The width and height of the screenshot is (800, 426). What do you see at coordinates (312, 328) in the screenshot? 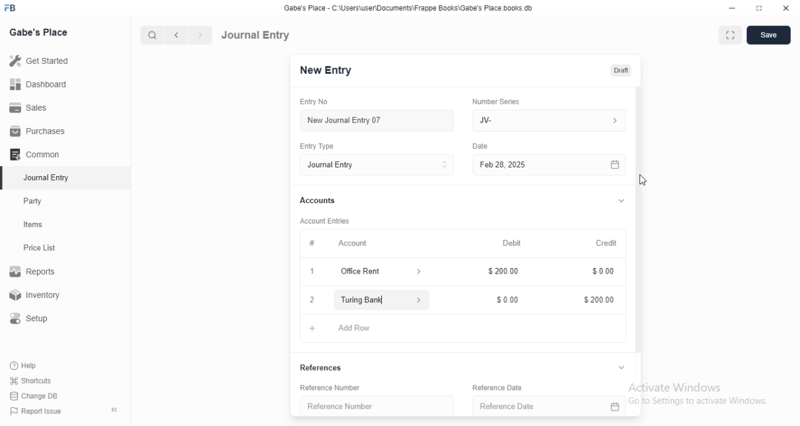
I see `+ Add row` at bounding box center [312, 328].